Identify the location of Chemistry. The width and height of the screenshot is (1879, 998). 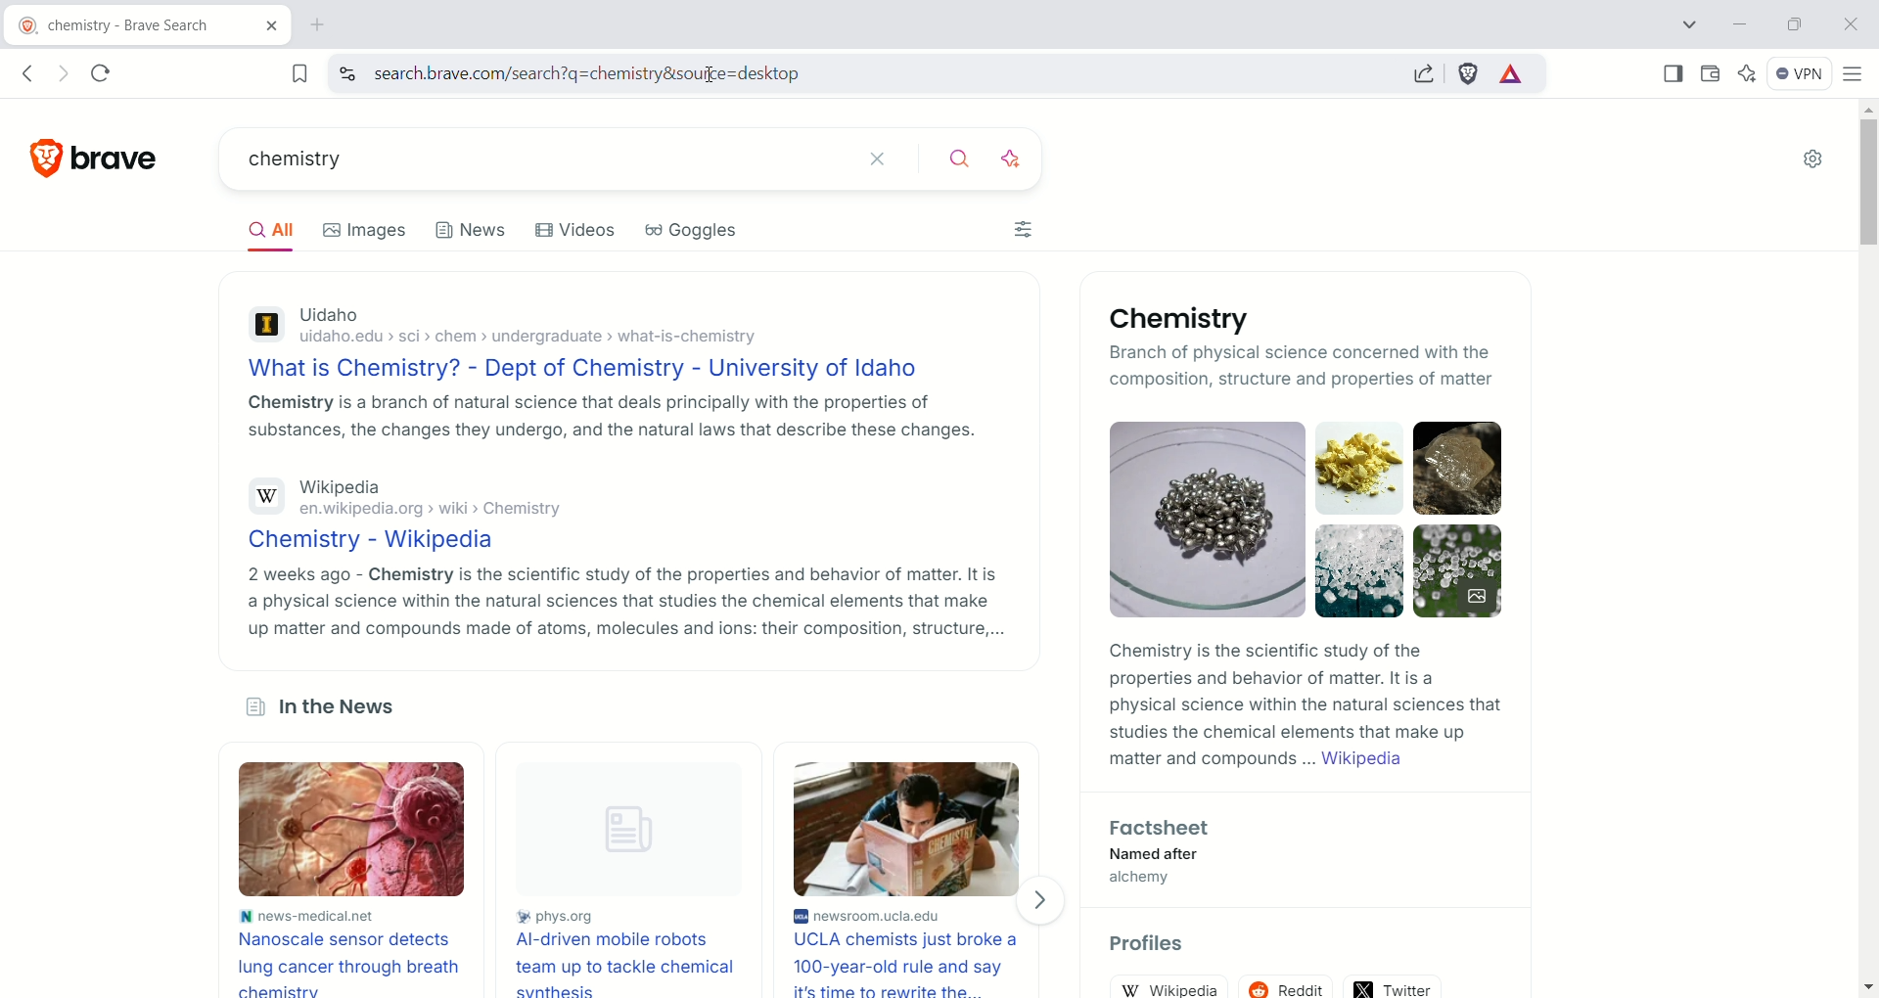
(1187, 319).